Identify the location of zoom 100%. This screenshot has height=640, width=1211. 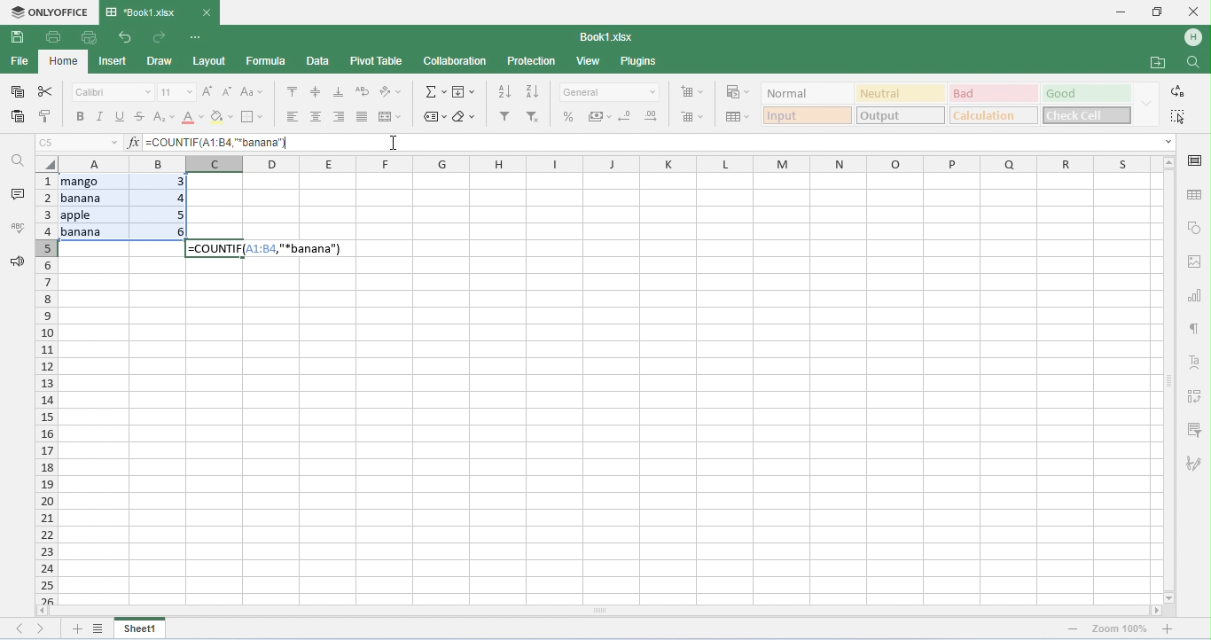
(1120, 629).